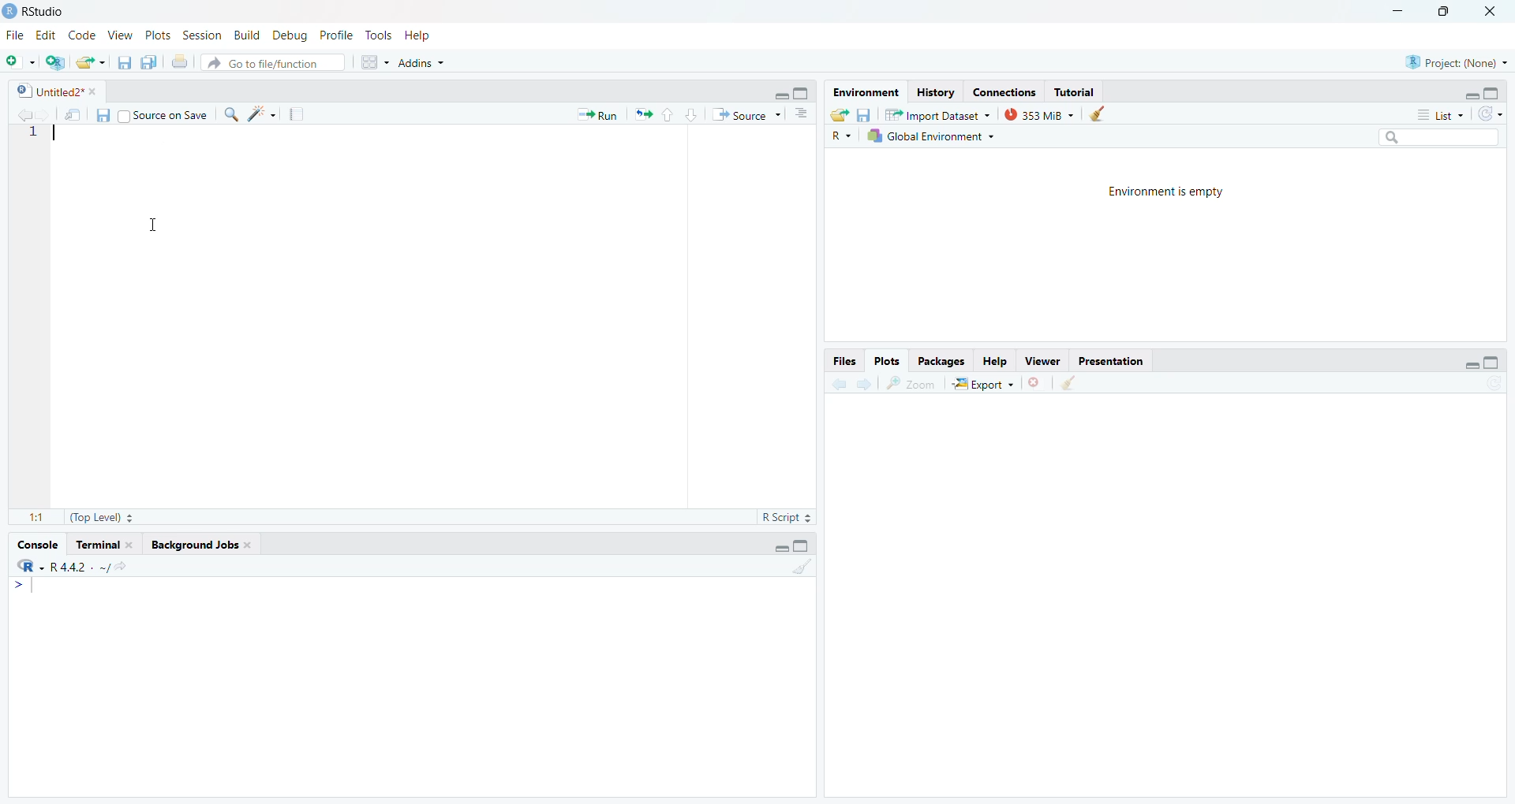 The image size is (1515, 804). Describe the element at coordinates (35, 546) in the screenshot. I see `Console` at that location.